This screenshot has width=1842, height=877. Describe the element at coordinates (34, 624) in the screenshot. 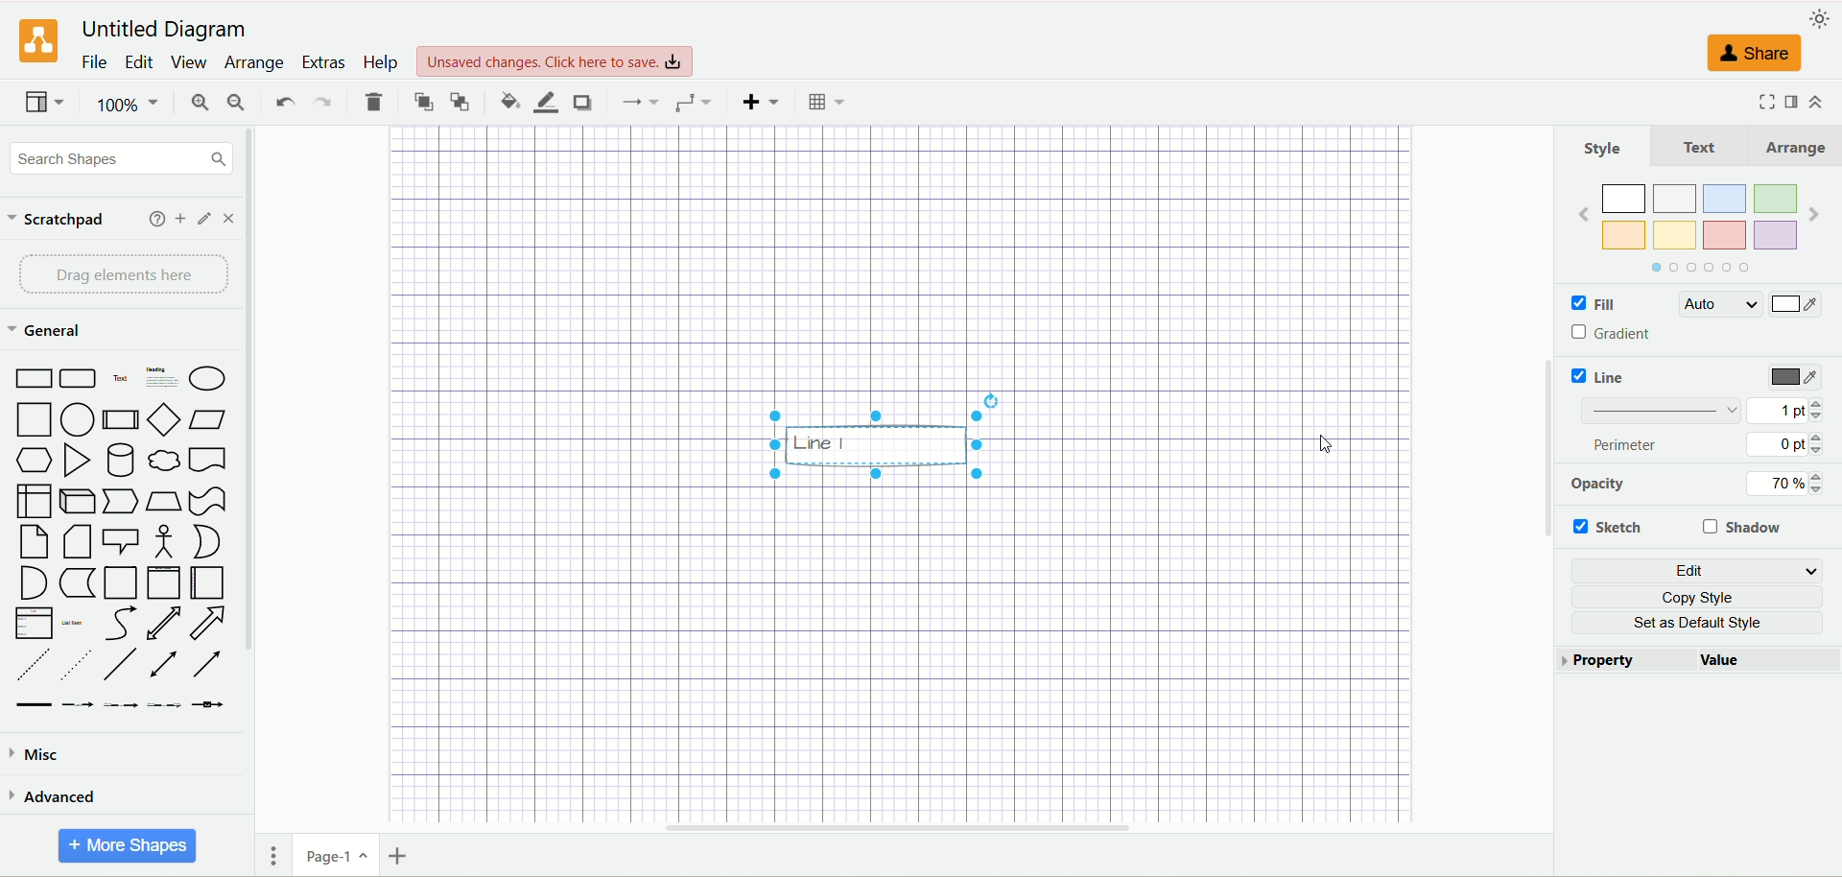

I see `List` at that location.